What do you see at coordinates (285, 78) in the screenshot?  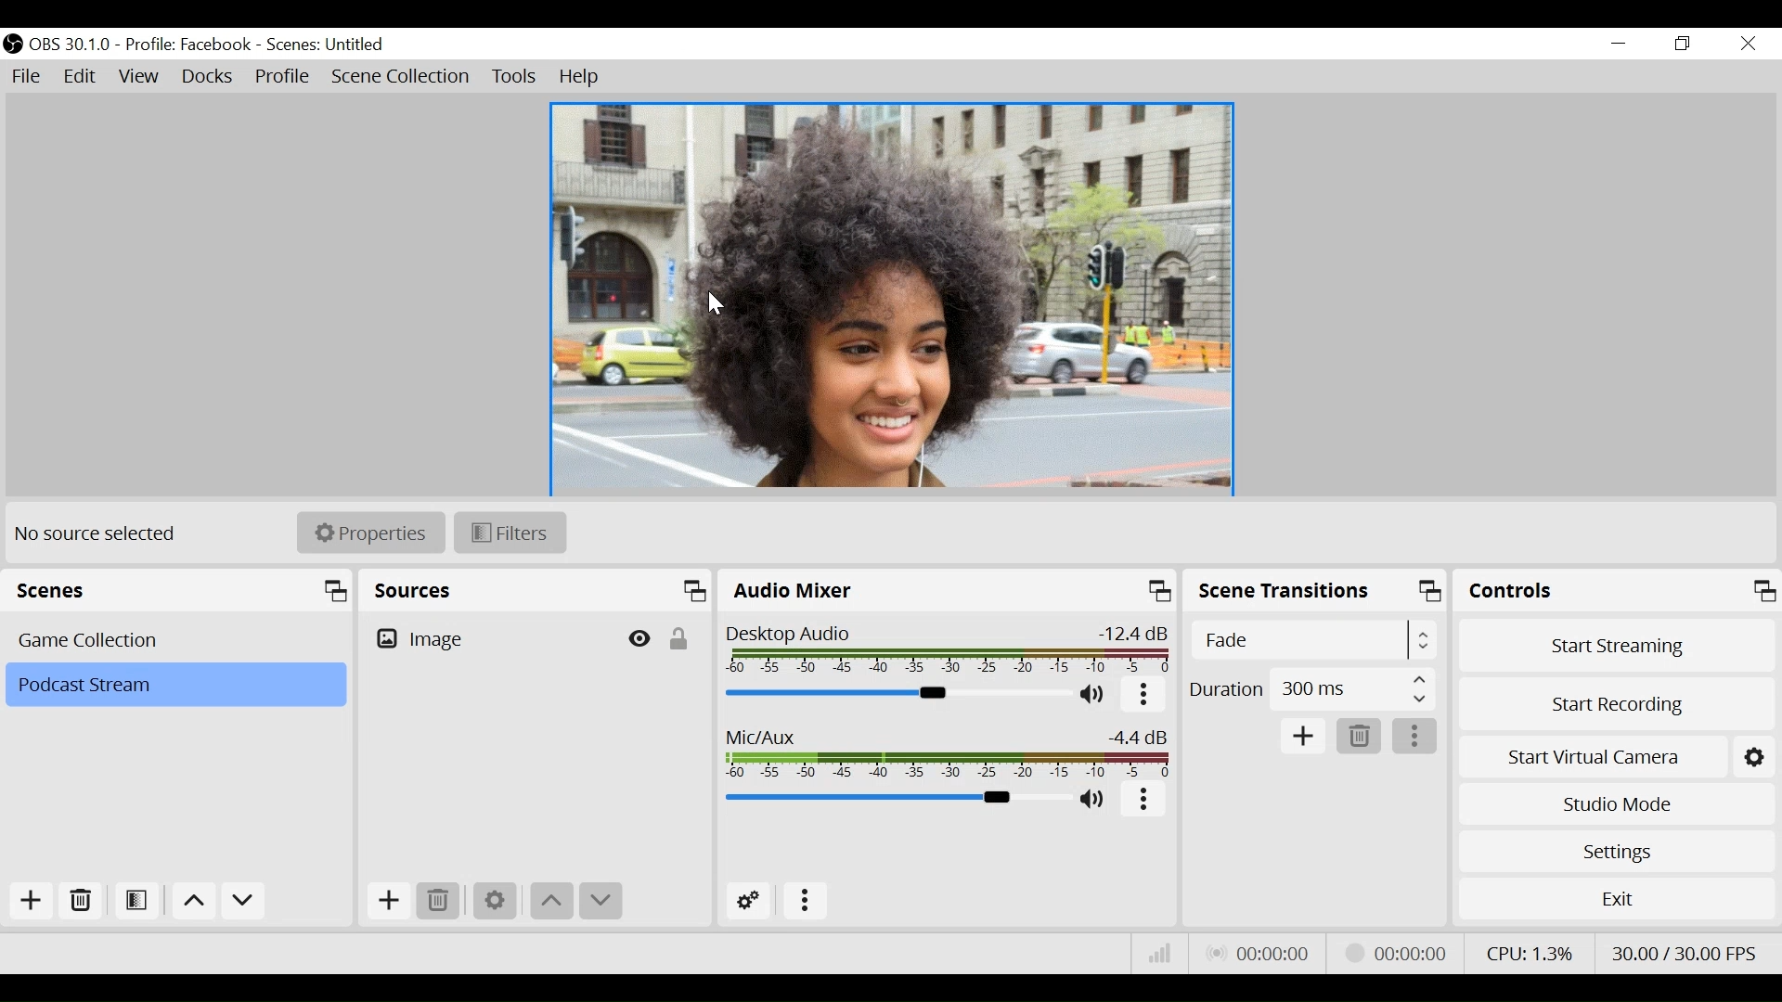 I see `Profile` at bounding box center [285, 78].